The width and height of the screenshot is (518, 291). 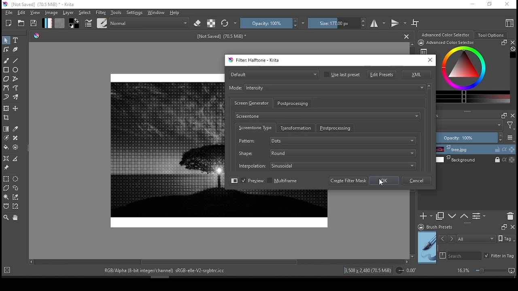 What do you see at coordinates (175, 13) in the screenshot?
I see `help` at bounding box center [175, 13].